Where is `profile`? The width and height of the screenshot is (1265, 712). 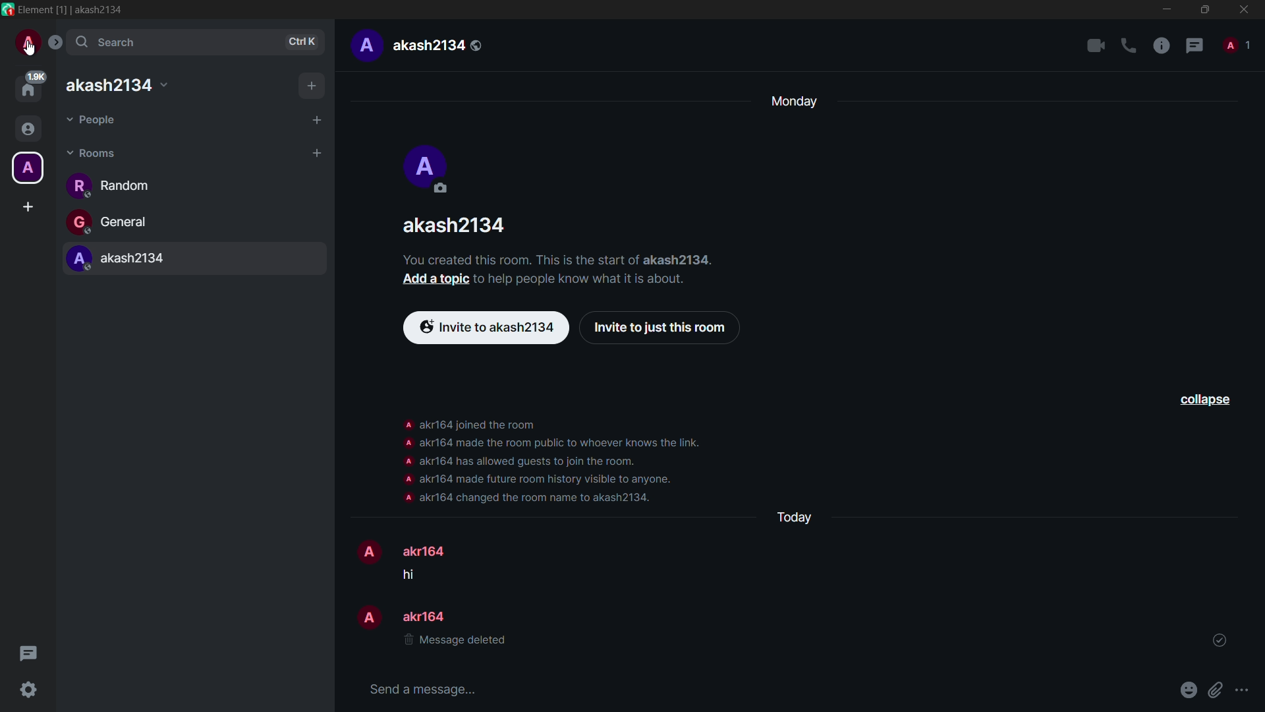 profile is located at coordinates (407, 498).